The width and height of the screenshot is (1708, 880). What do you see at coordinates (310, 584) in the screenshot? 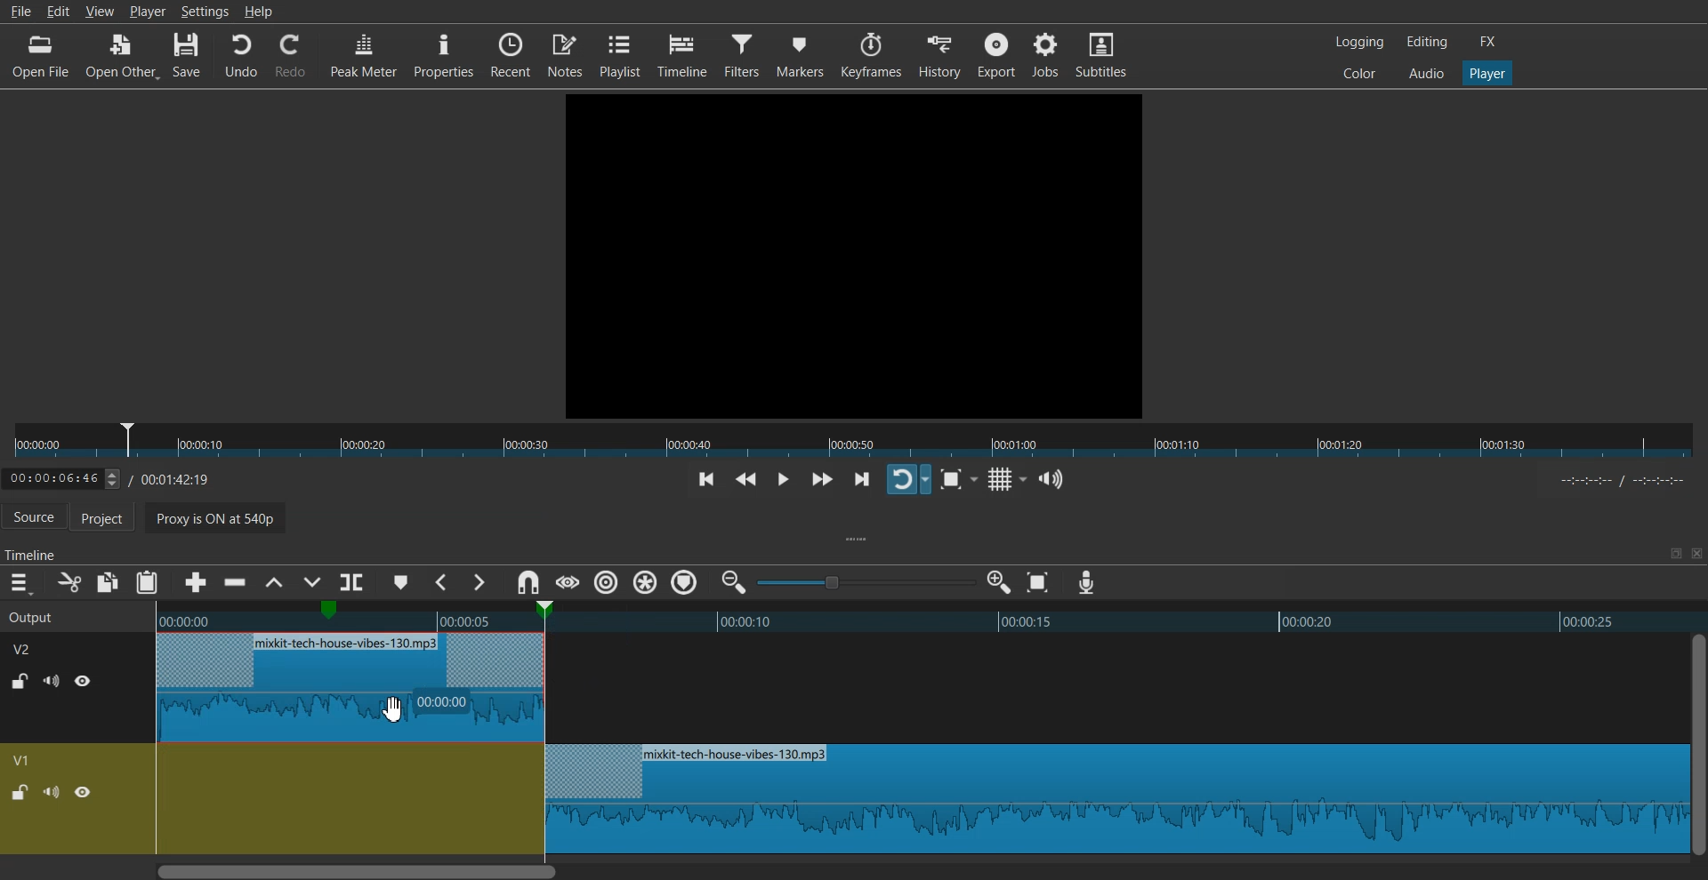
I see `Overwrite` at bounding box center [310, 584].